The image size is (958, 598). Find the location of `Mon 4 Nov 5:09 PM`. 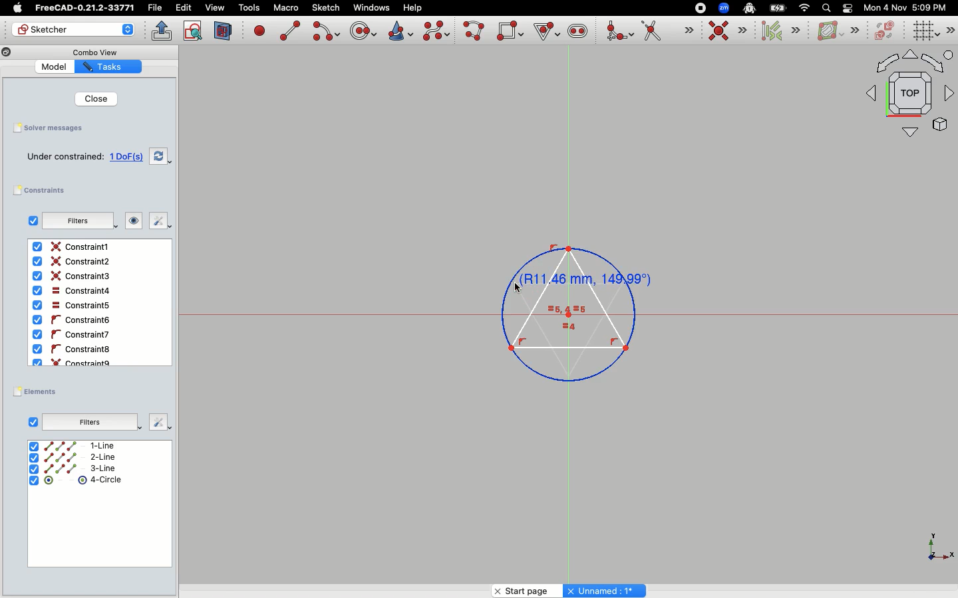

Mon 4 Nov 5:09 PM is located at coordinates (907, 8).